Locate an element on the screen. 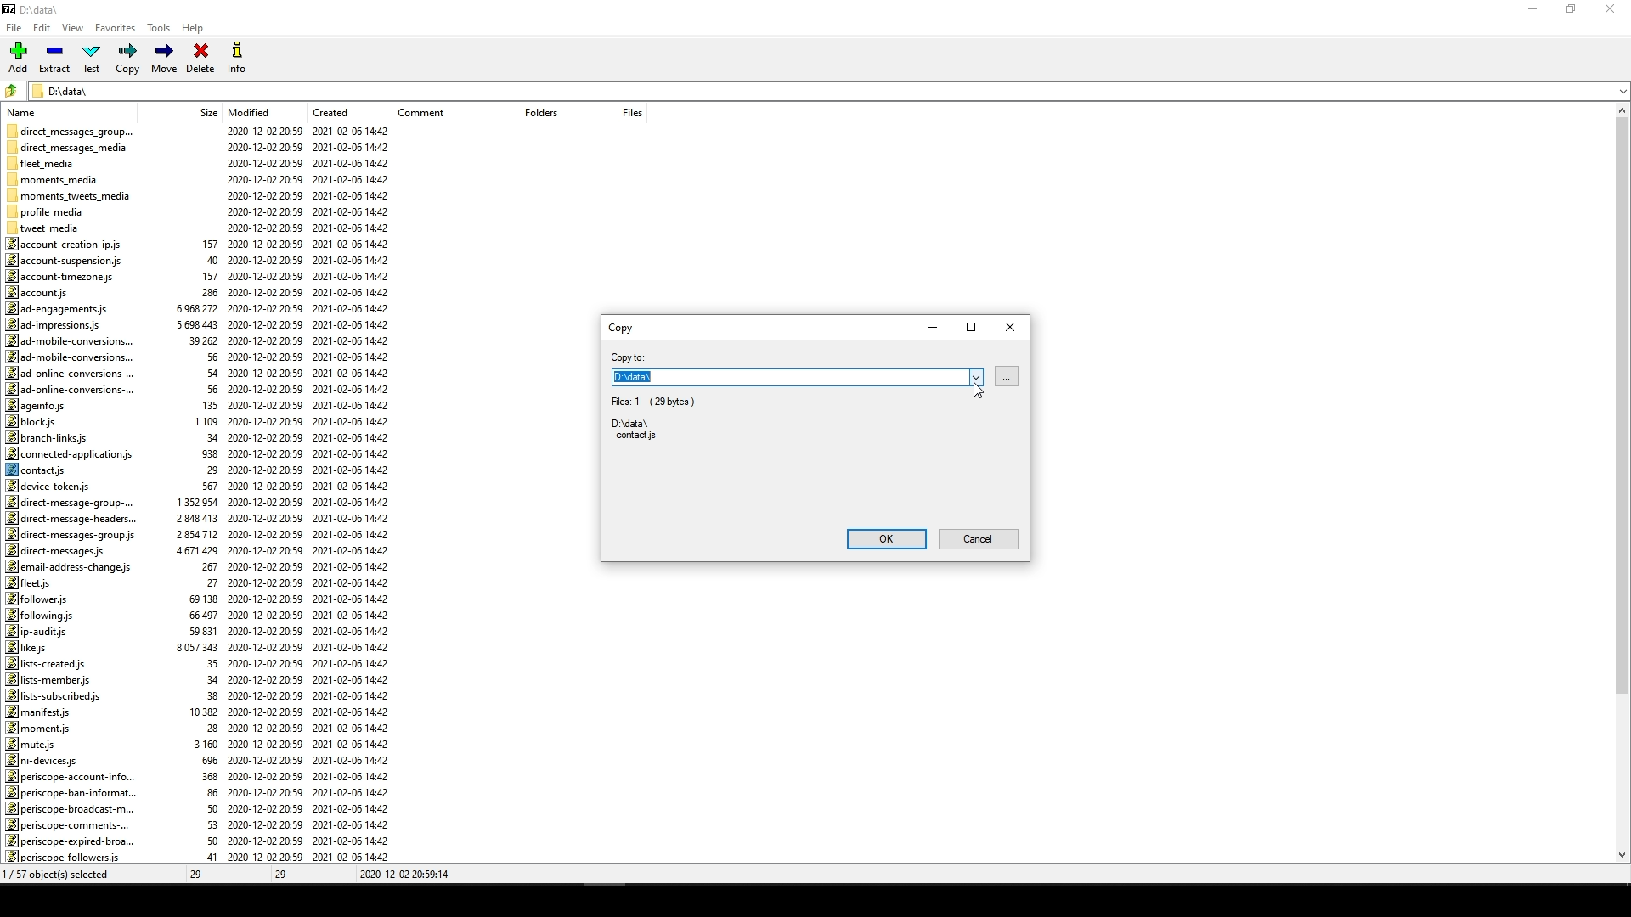 The height and width of the screenshot is (917, 1631). ad-mobile-conversions is located at coordinates (68, 341).